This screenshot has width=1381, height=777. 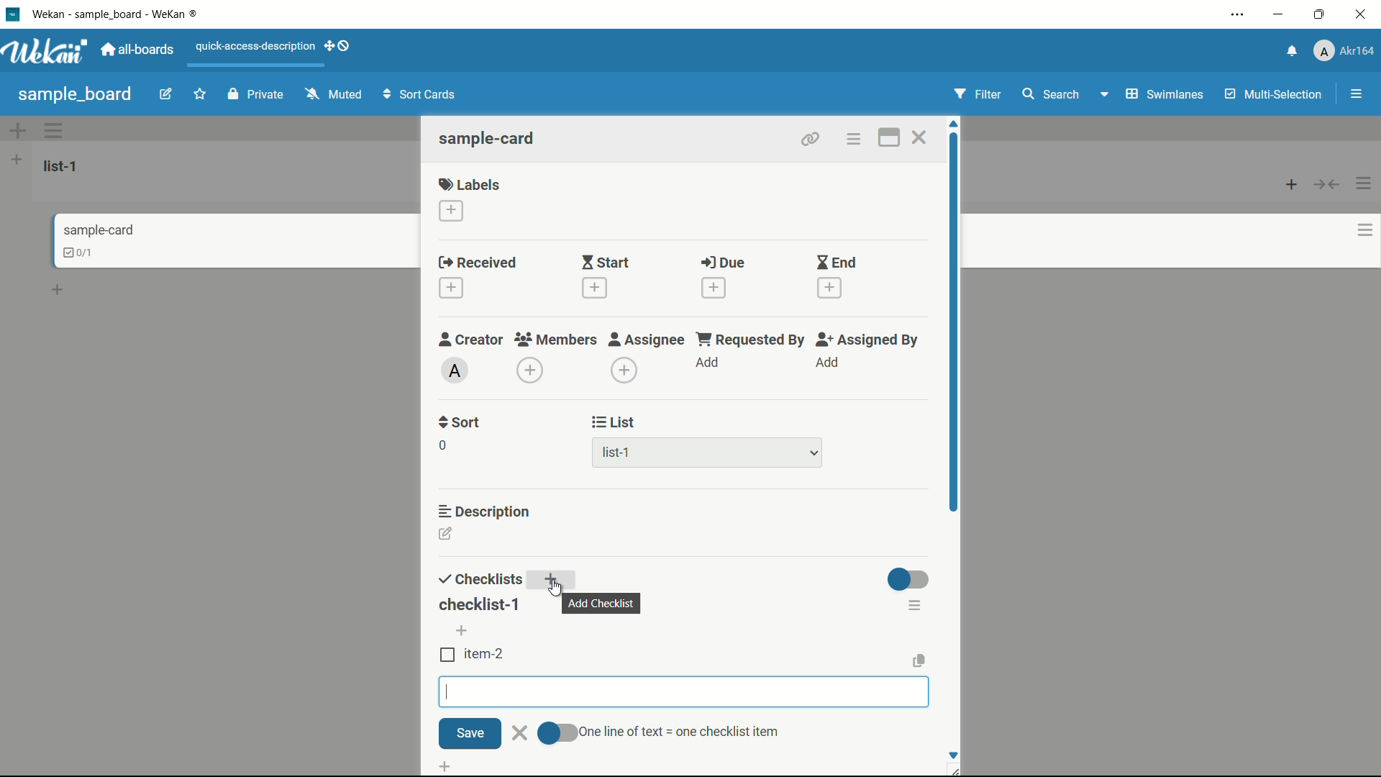 I want to click on private, so click(x=256, y=96).